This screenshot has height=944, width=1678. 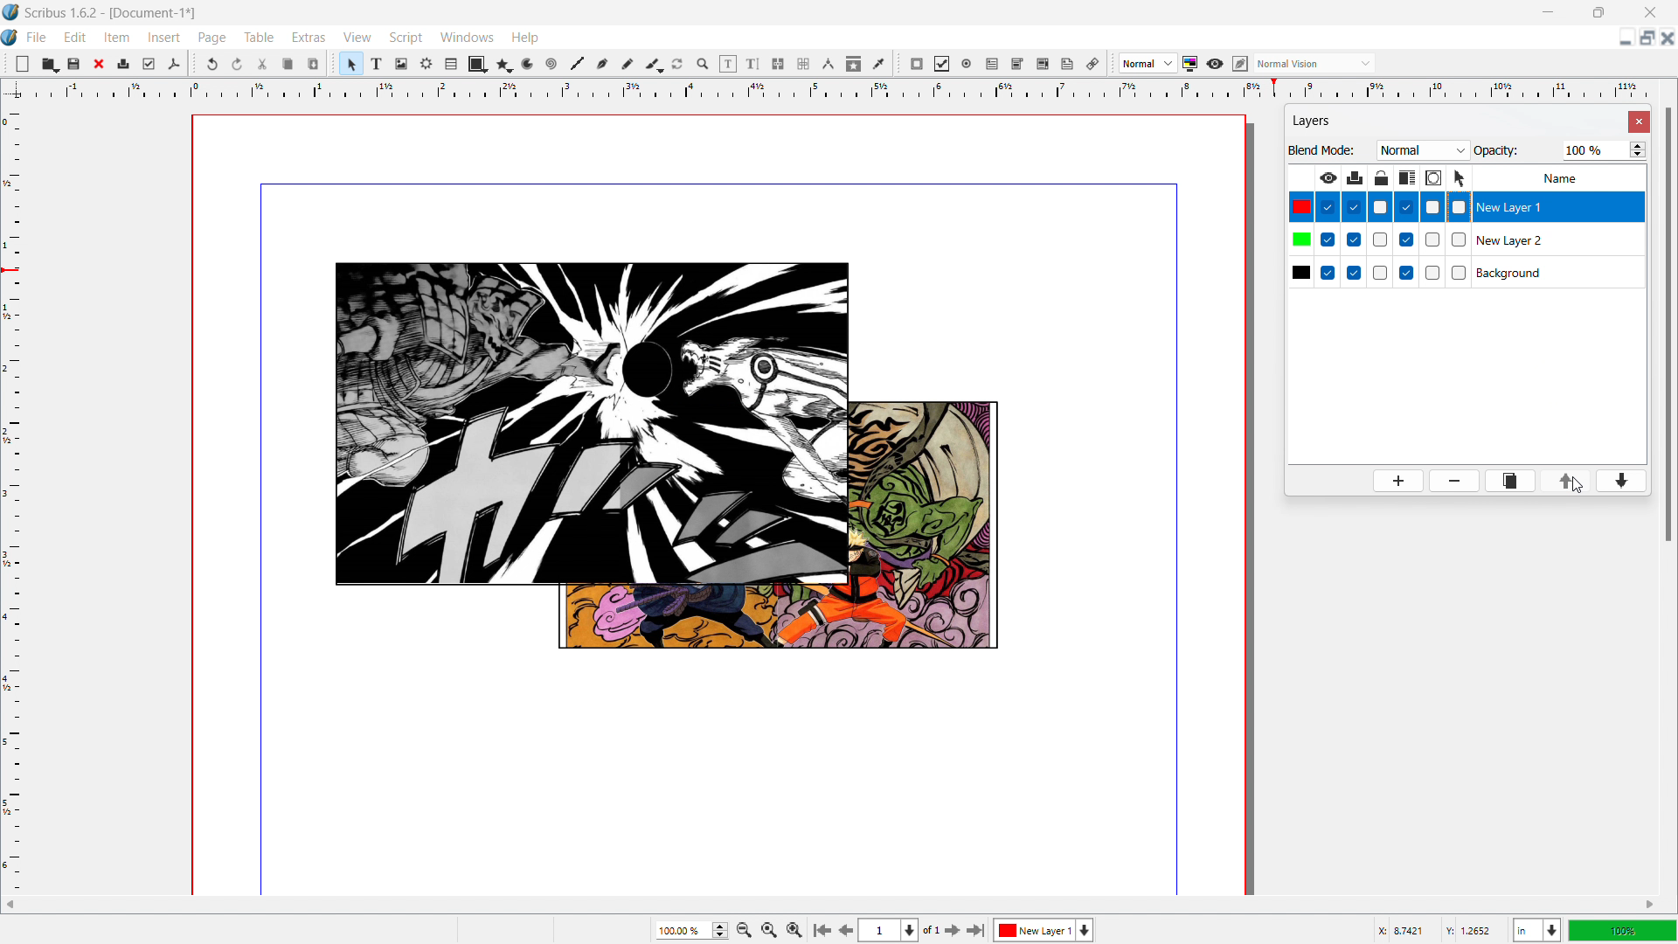 What do you see at coordinates (1189, 64) in the screenshot?
I see `toggle color management system` at bounding box center [1189, 64].